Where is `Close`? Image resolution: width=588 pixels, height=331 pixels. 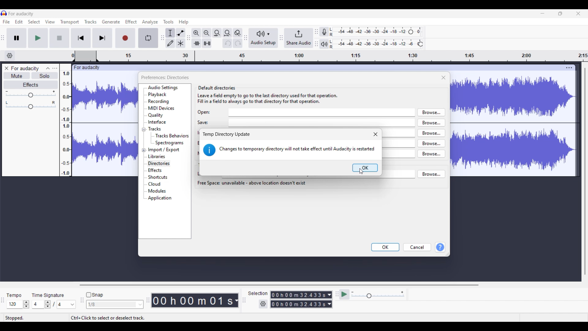
Close is located at coordinates (444, 78).